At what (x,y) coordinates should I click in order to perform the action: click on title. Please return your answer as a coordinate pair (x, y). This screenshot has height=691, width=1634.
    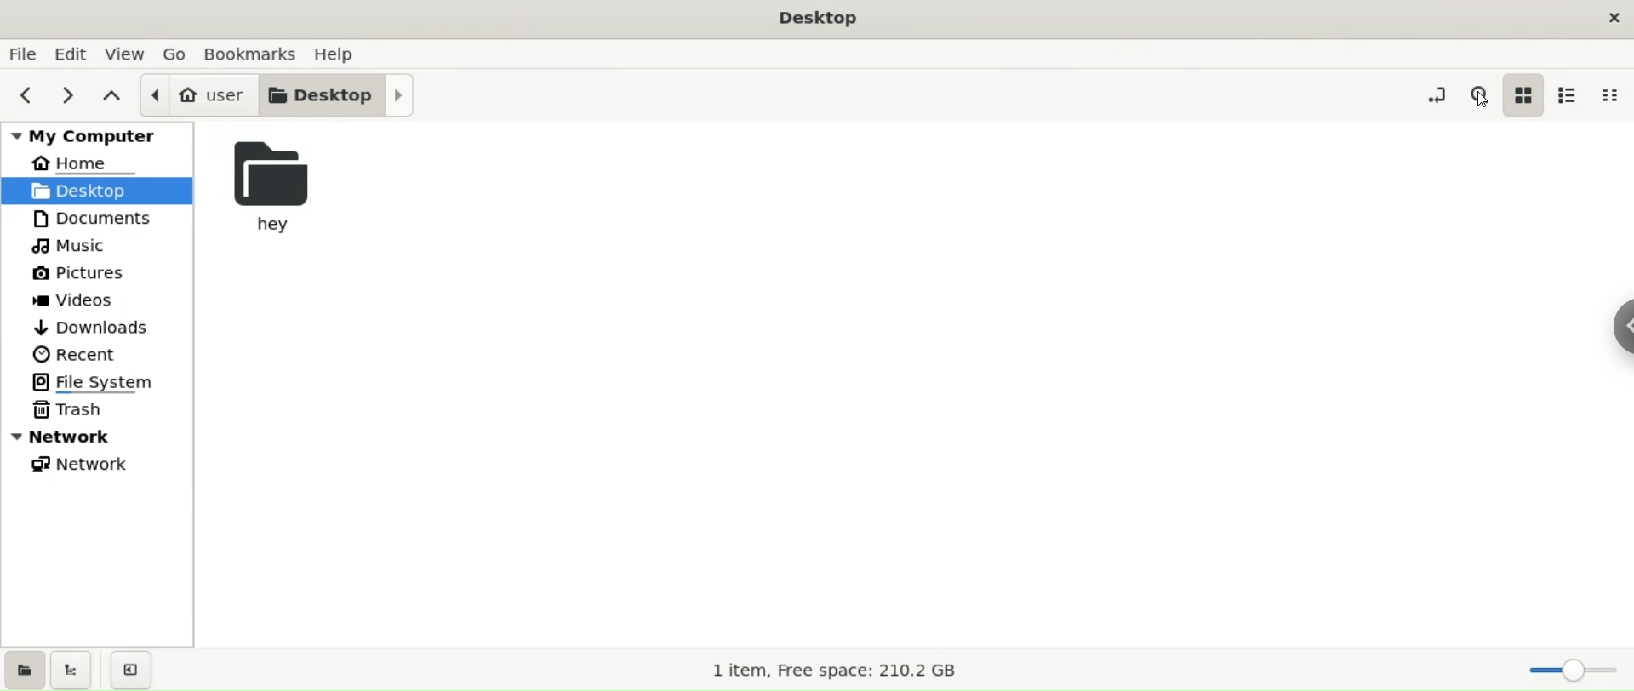
    Looking at the image, I should click on (803, 18).